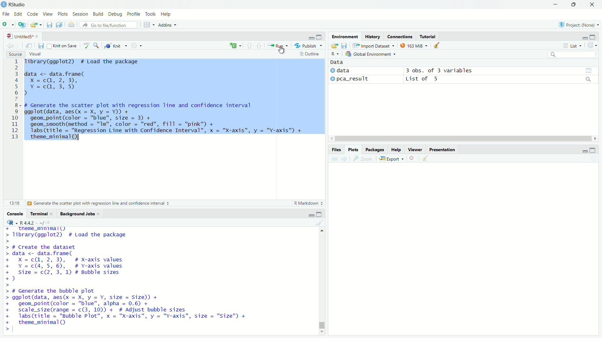 The width and height of the screenshot is (602, 338). What do you see at coordinates (116, 45) in the screenshot?
I see `Knit` at bounding box center [116, 45].